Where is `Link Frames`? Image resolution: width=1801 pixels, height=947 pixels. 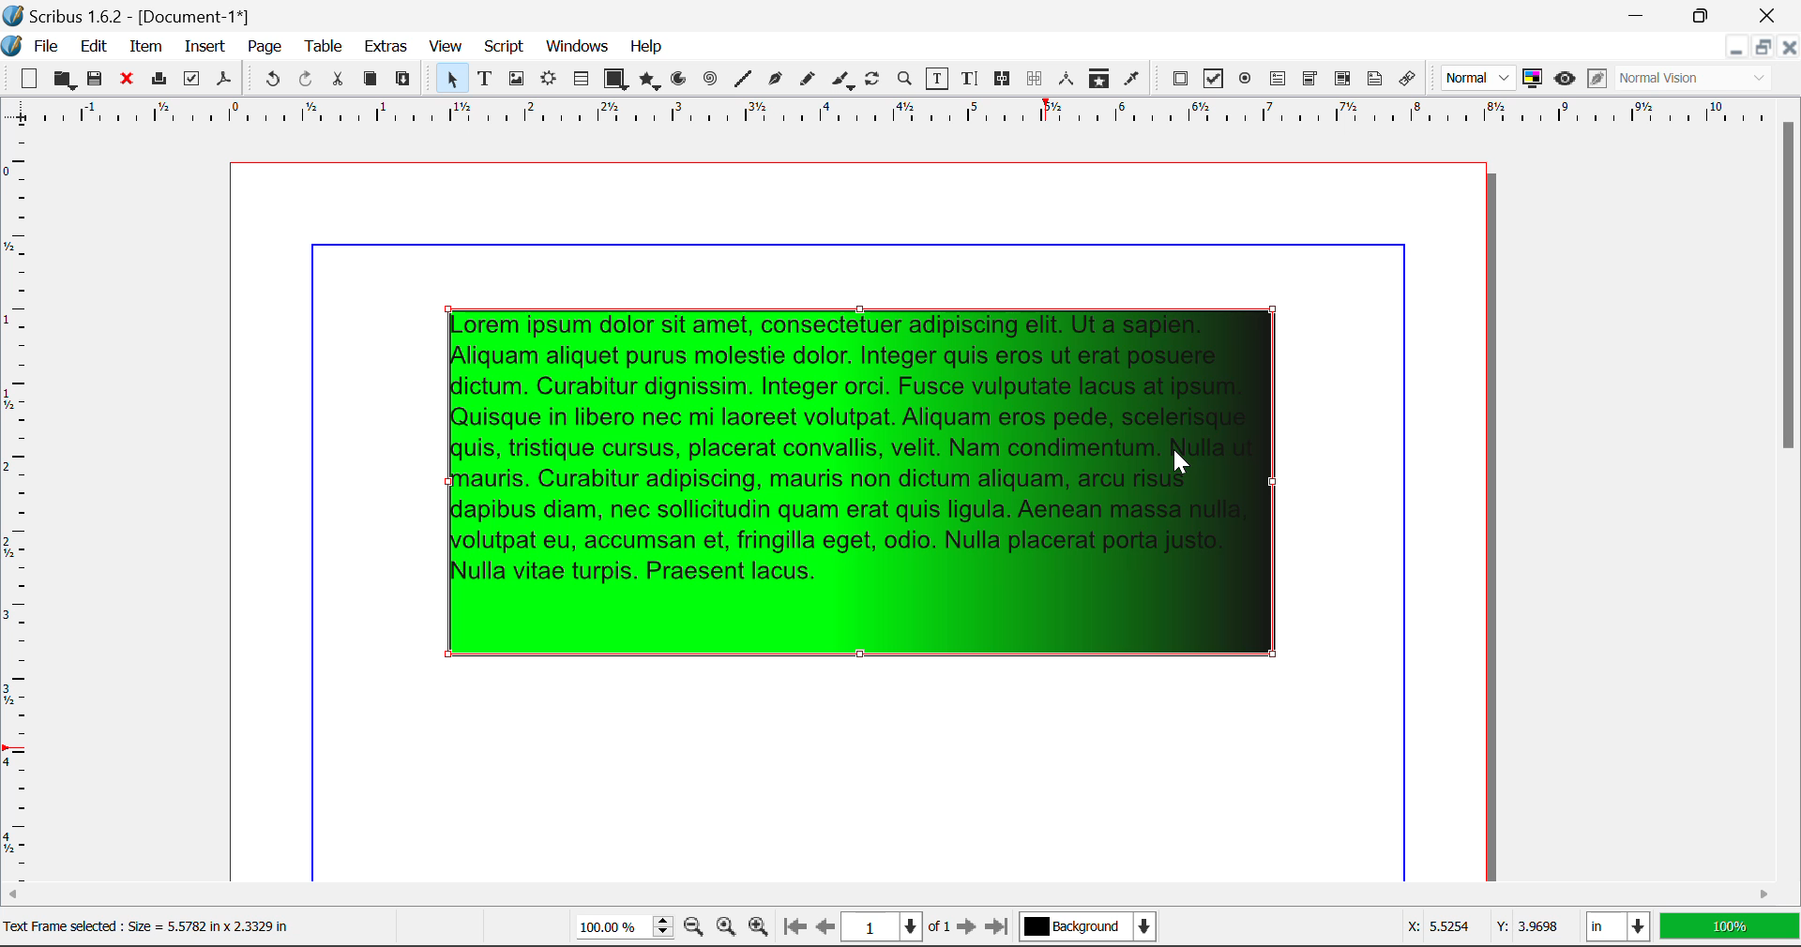 Link Frames is located at coordinates (1006, 79).